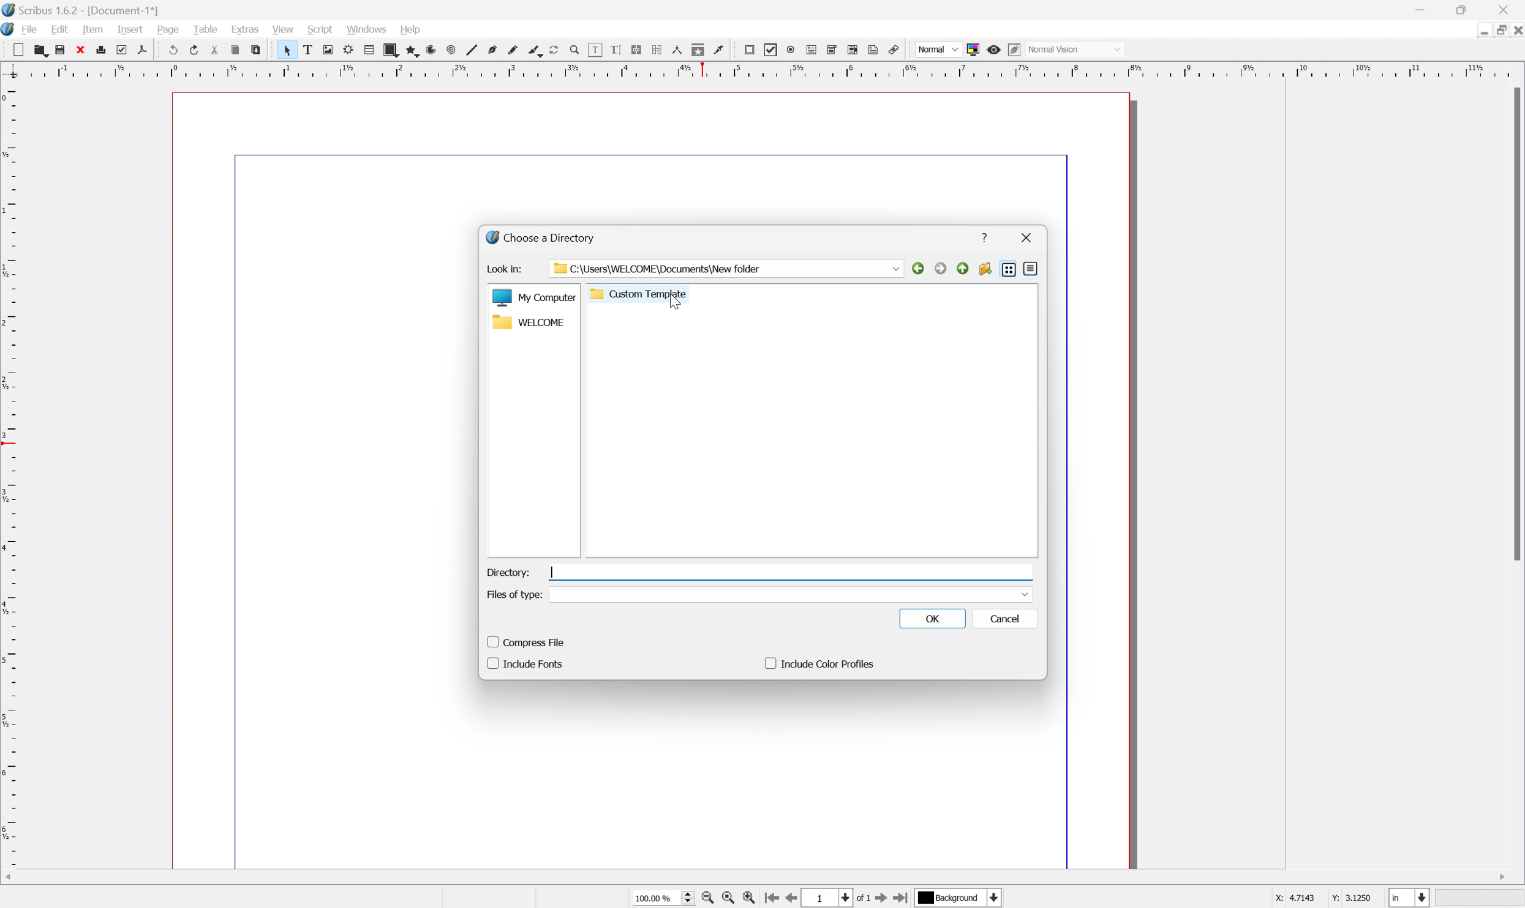 This screenshot has height=908, width=1525. What do you see at coordinates (119, 50) in the screenshot?
I see `preflight verifier` at bounding box center [119, 50].